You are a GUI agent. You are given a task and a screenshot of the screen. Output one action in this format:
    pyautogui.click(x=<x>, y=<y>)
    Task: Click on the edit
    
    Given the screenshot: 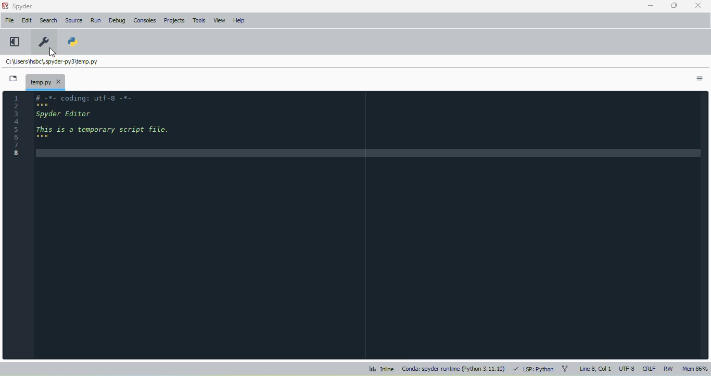 What is the action you would take?
    pyautogui.click(x=28, y=20)
    